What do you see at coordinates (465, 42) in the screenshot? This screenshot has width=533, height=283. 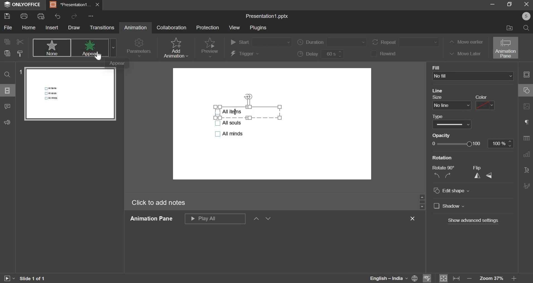 I see `move earlier` at bounding box center [465, 42].